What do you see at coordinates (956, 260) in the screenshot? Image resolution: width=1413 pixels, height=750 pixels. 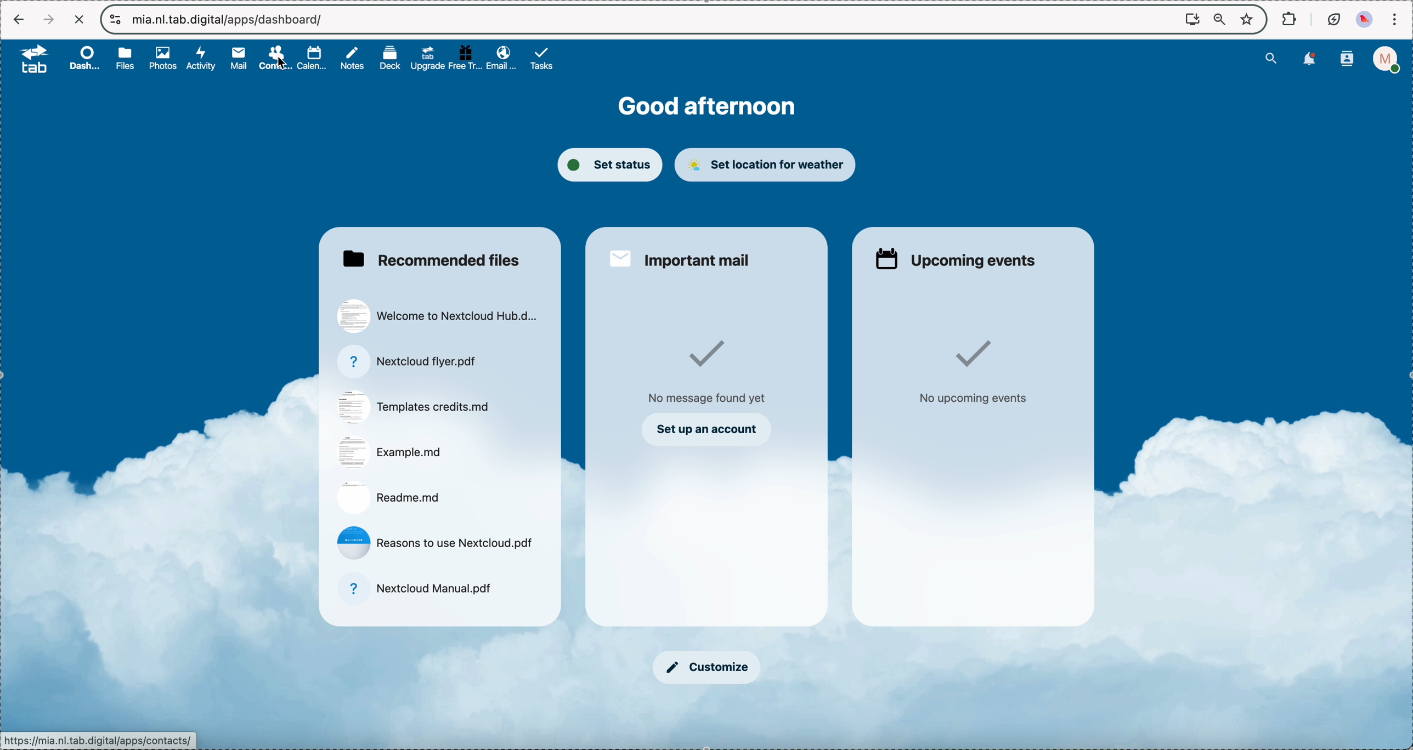 I see `upcoming events` at bounding box center [956, 260].